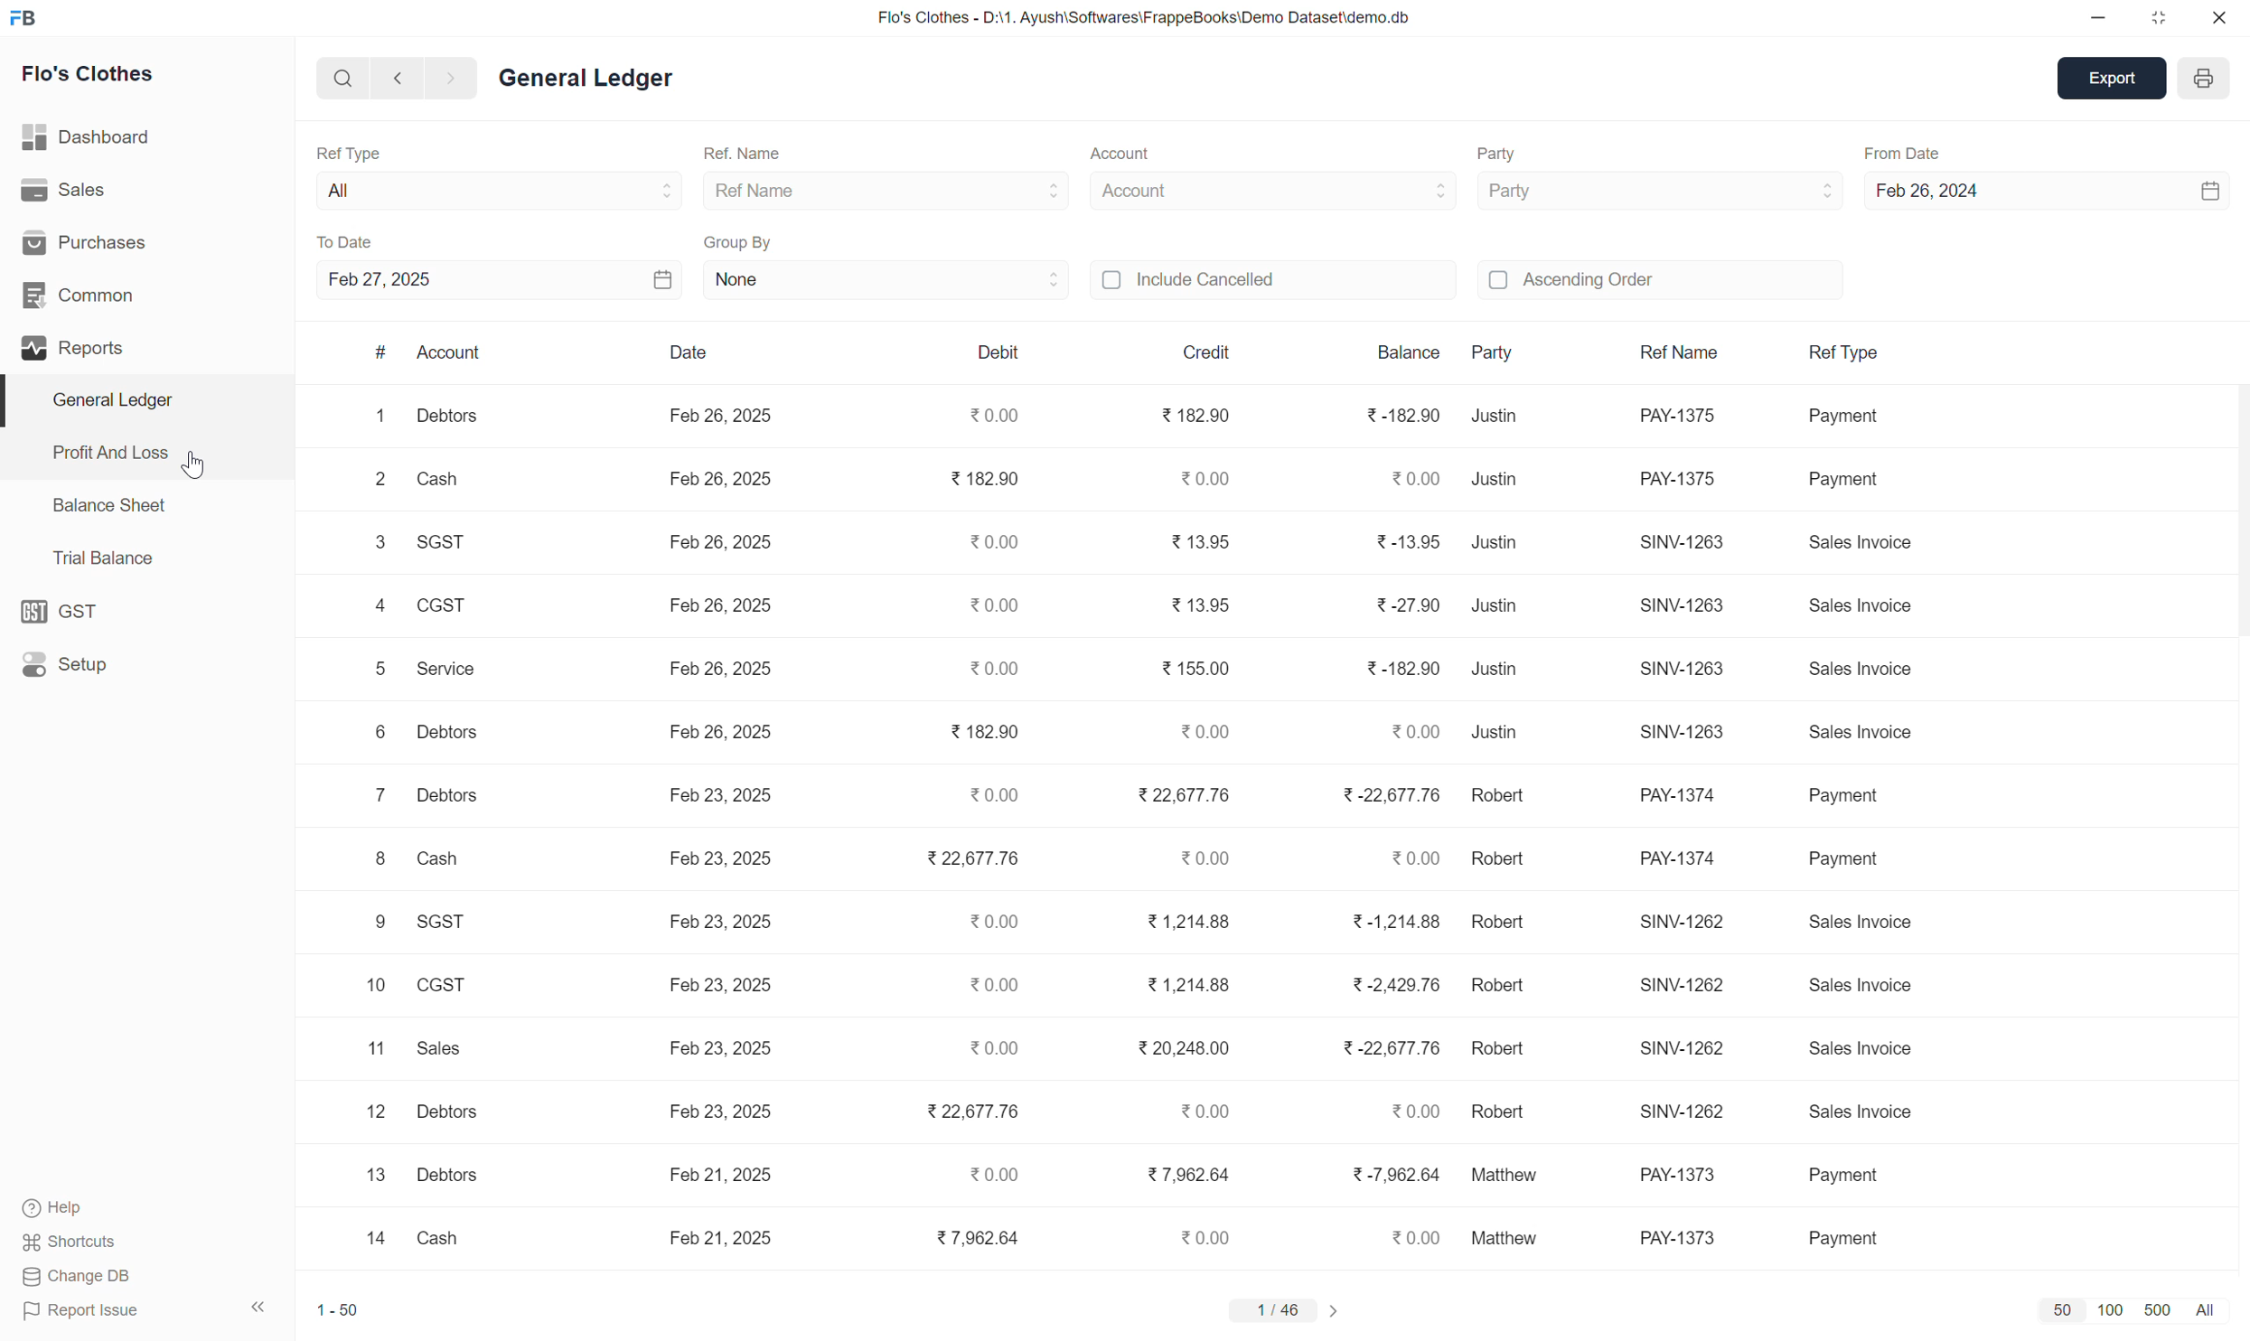 Image resolution: width=2250 pixels, height=1341 pixels. I want to click on next, so click(450, 78).